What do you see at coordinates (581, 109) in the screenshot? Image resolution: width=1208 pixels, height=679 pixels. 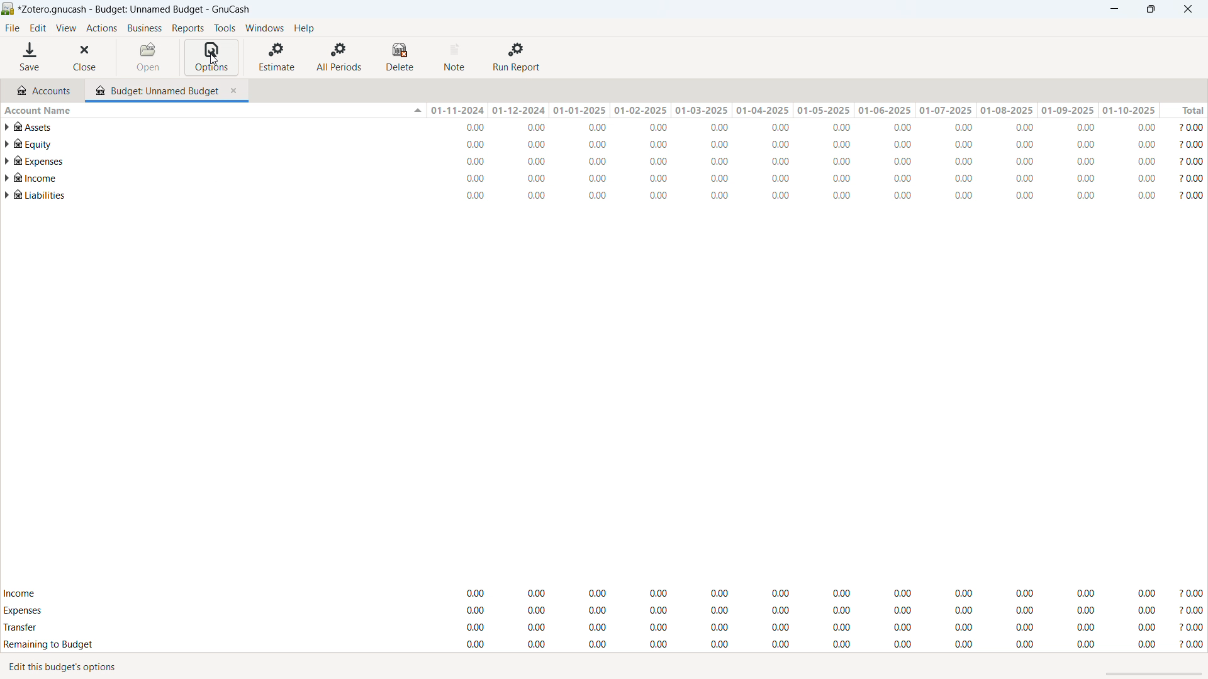 I see `01-01-2025` at bounding box center [581, 109].